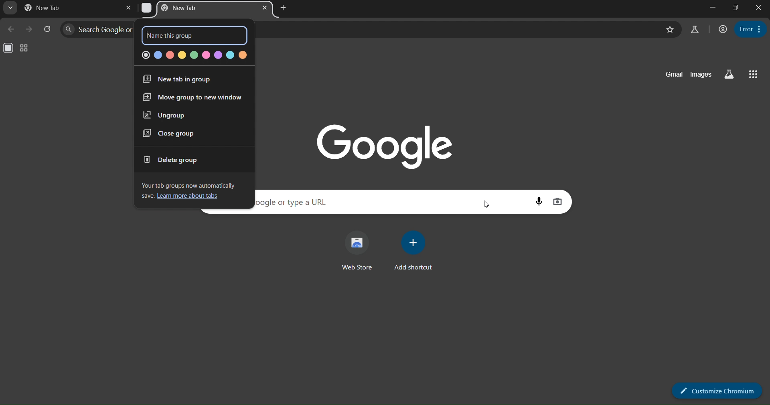  What do you see at coordinates (284, 8) in the screenshot?
I see `new tab` at bounding box center [284, 8].